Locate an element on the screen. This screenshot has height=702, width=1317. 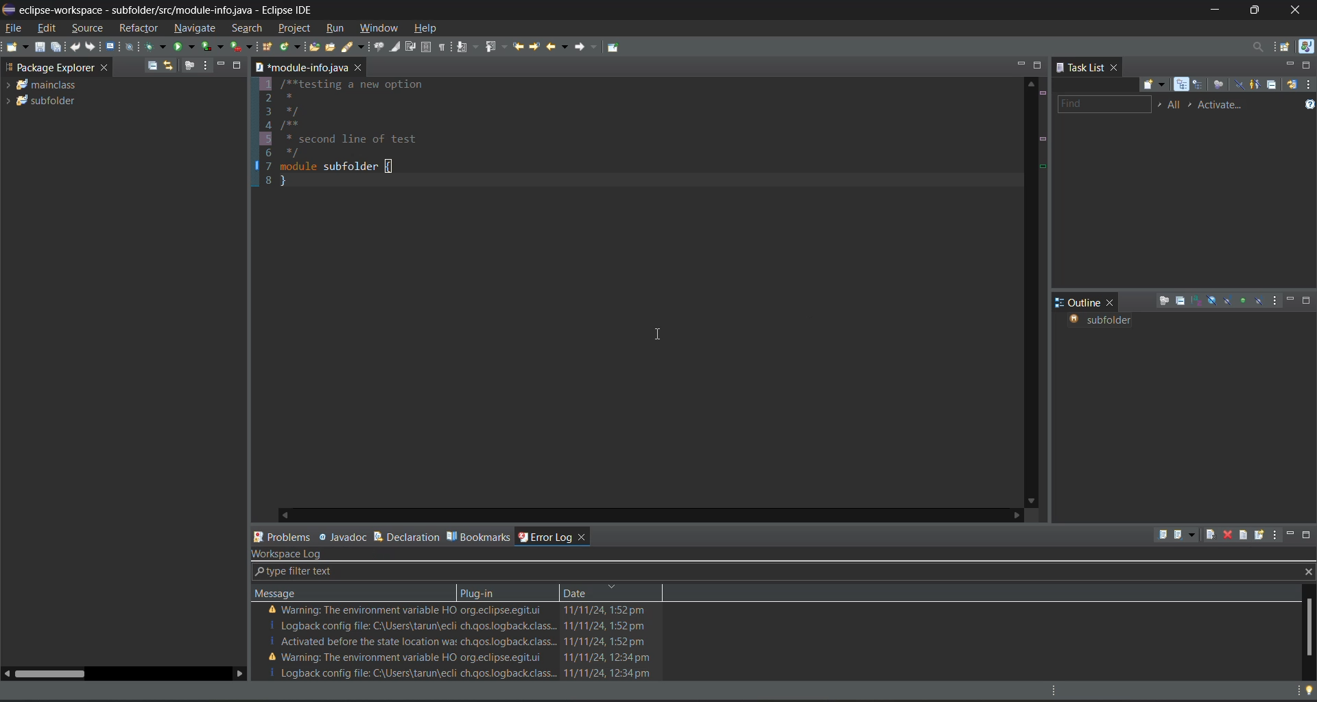
previous annotation is located at coordinates (495, 45).